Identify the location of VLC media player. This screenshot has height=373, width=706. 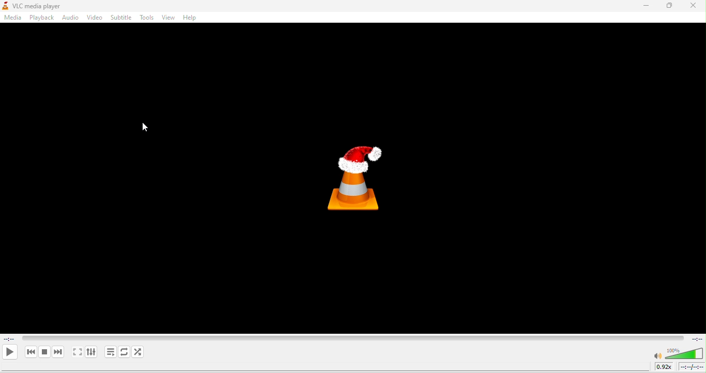
(43, 5).